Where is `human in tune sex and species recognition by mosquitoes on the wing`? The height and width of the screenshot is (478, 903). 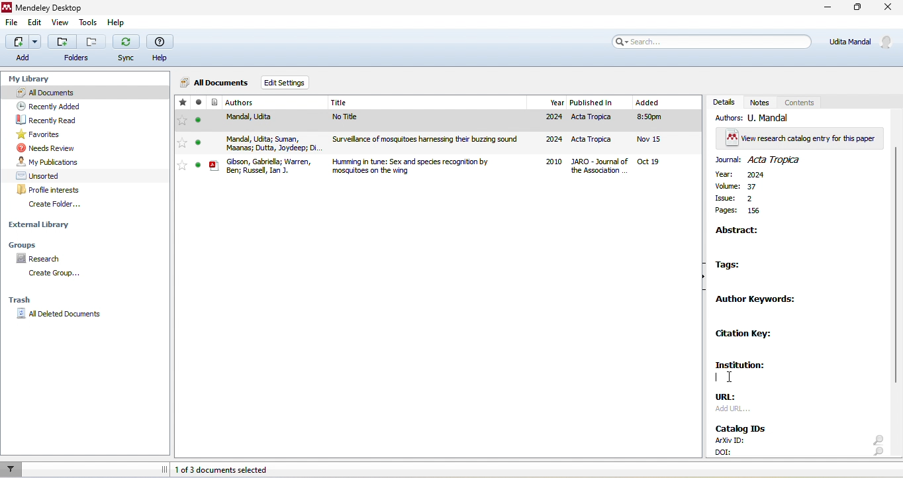 human in tune sex and species recognition by mosquitoes on the wing is located at coordinates (430, 166).